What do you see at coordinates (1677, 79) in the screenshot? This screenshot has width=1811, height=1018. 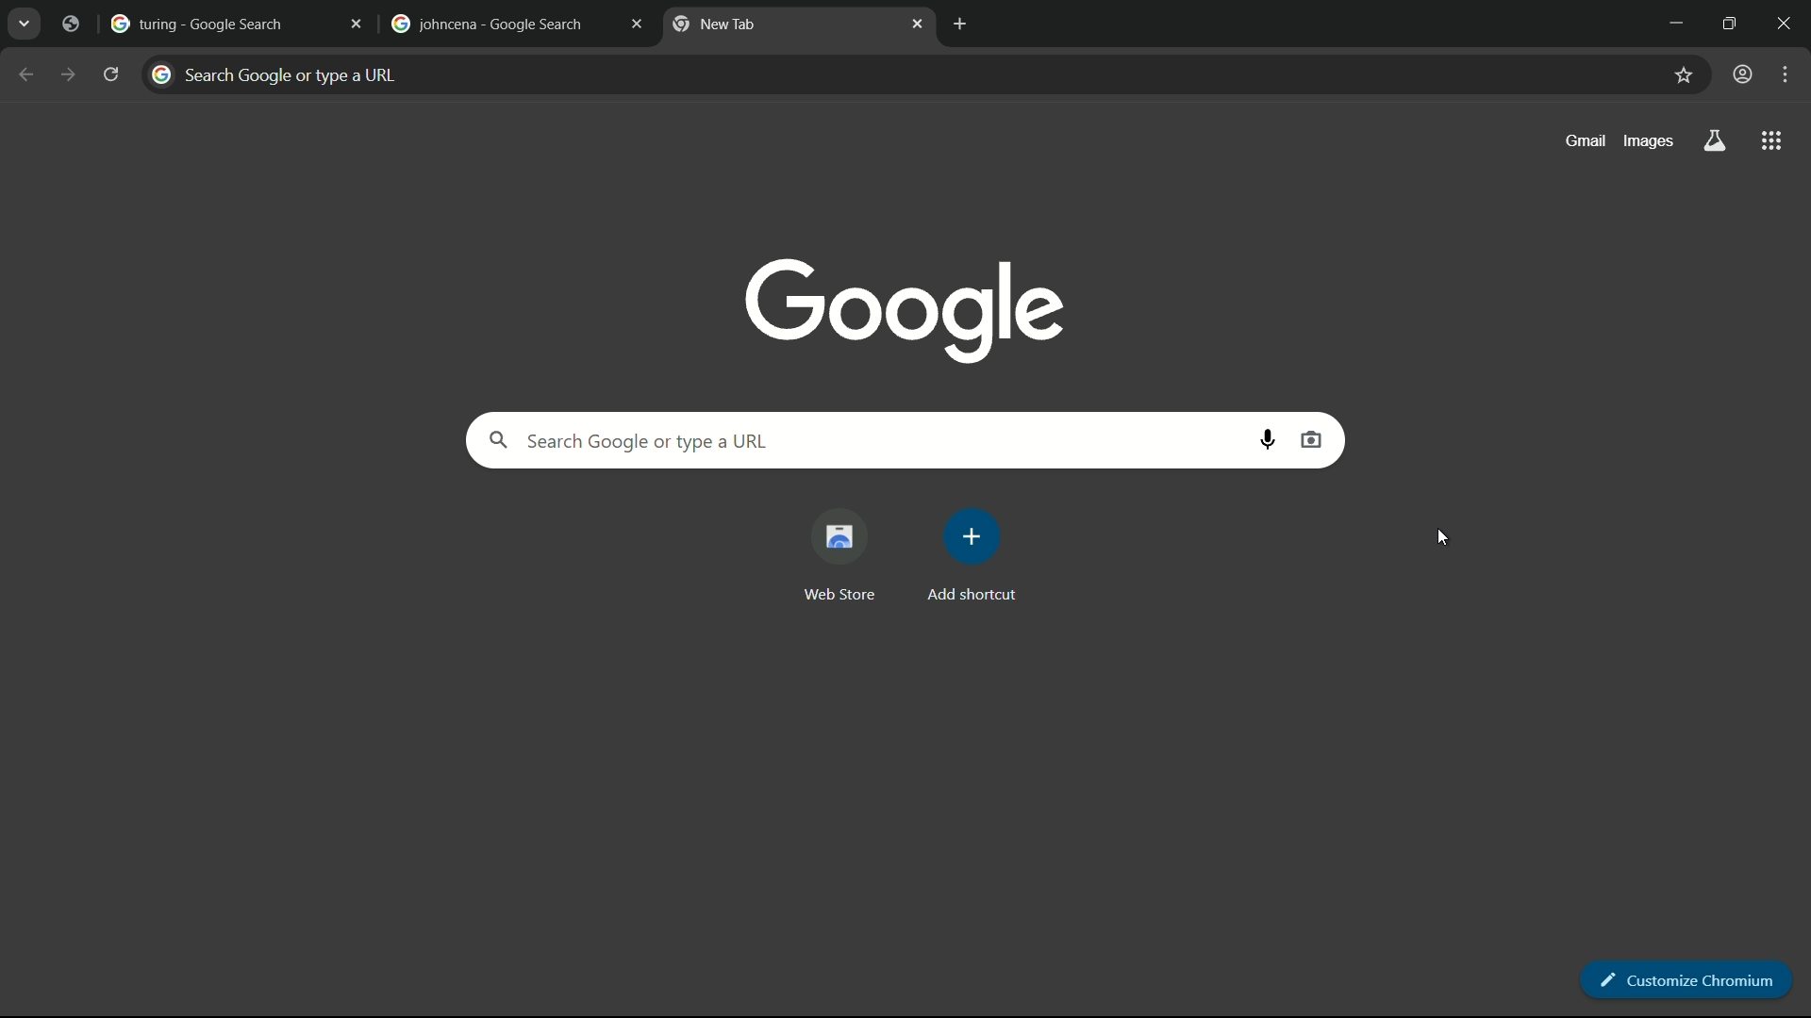 I see `bookmark ` at bounding box center [1677, 79].